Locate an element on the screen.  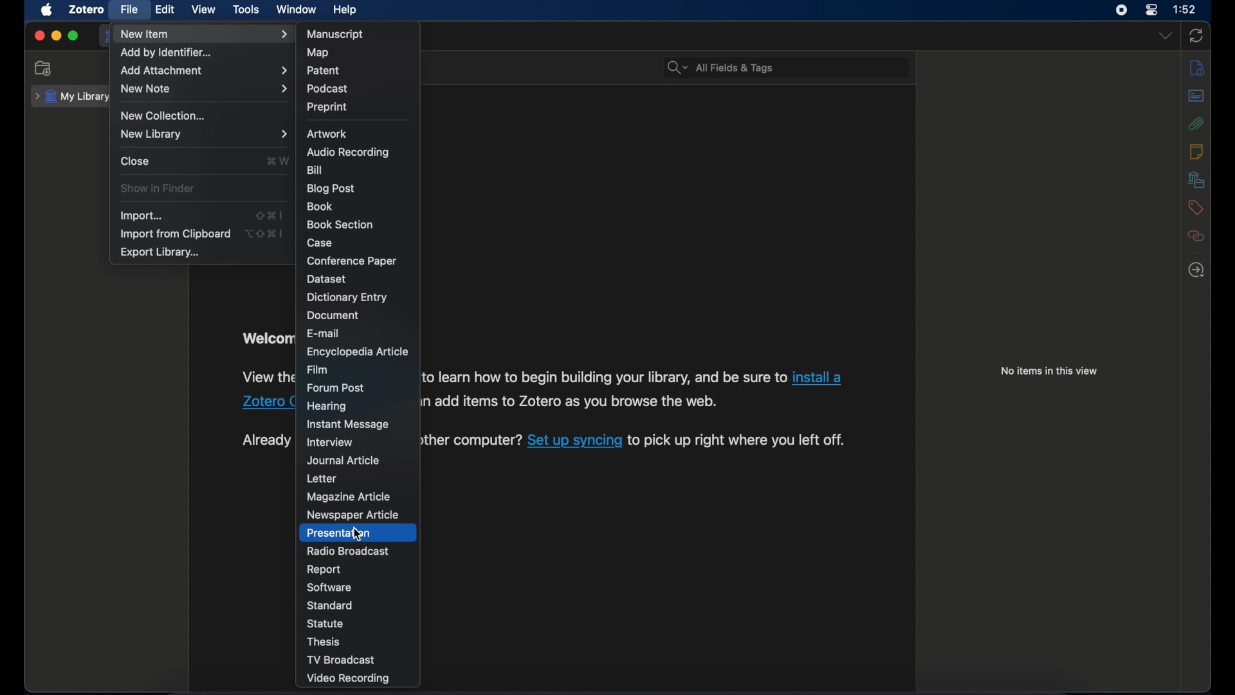
new item is located at coordinates (203, 34).